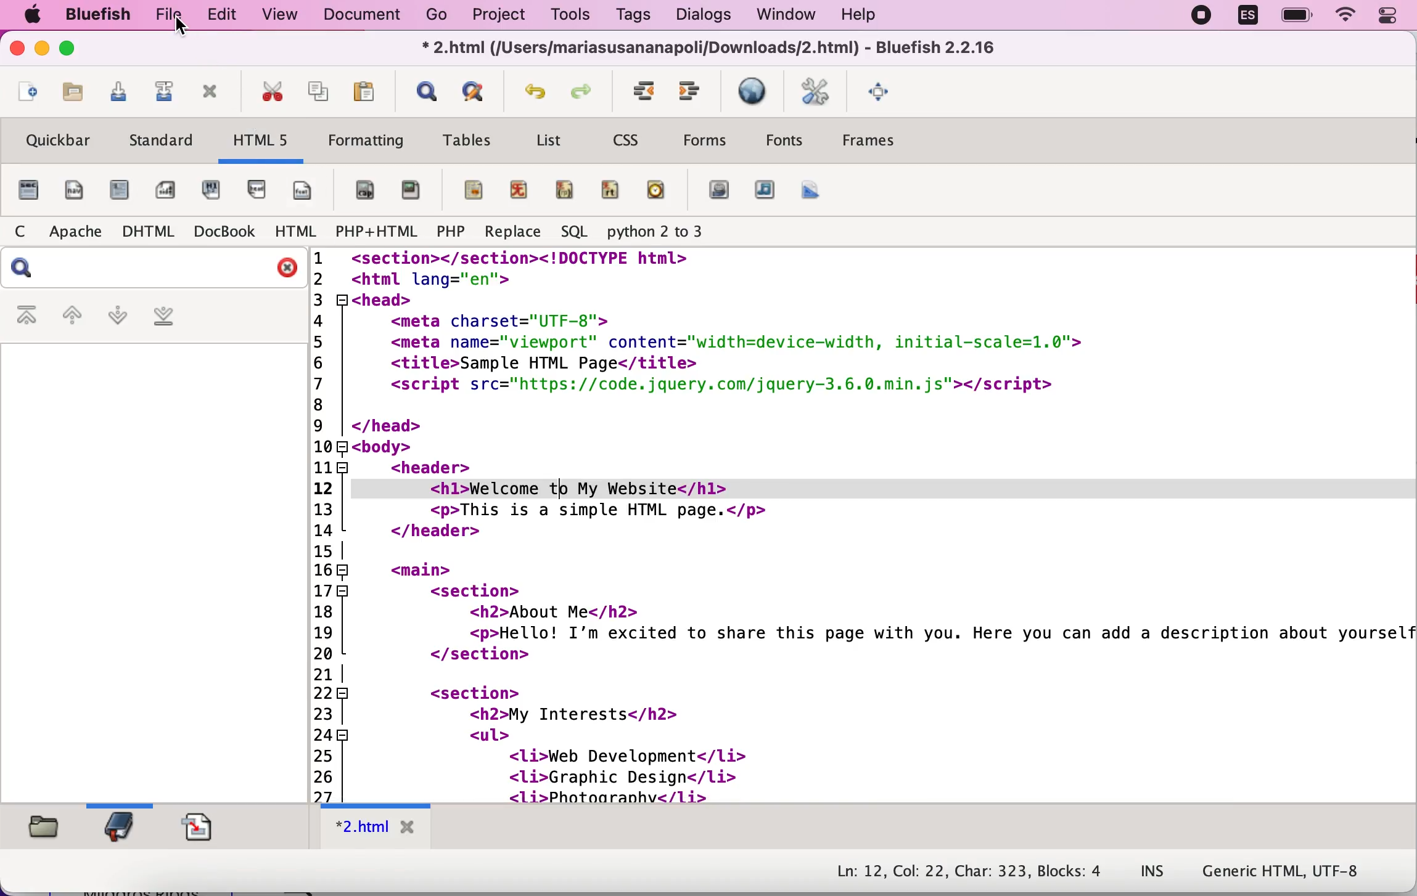  What do you see at coordinates (176, 29) in the screenshot?
I see `cursor` at bounding box center [176, 29].